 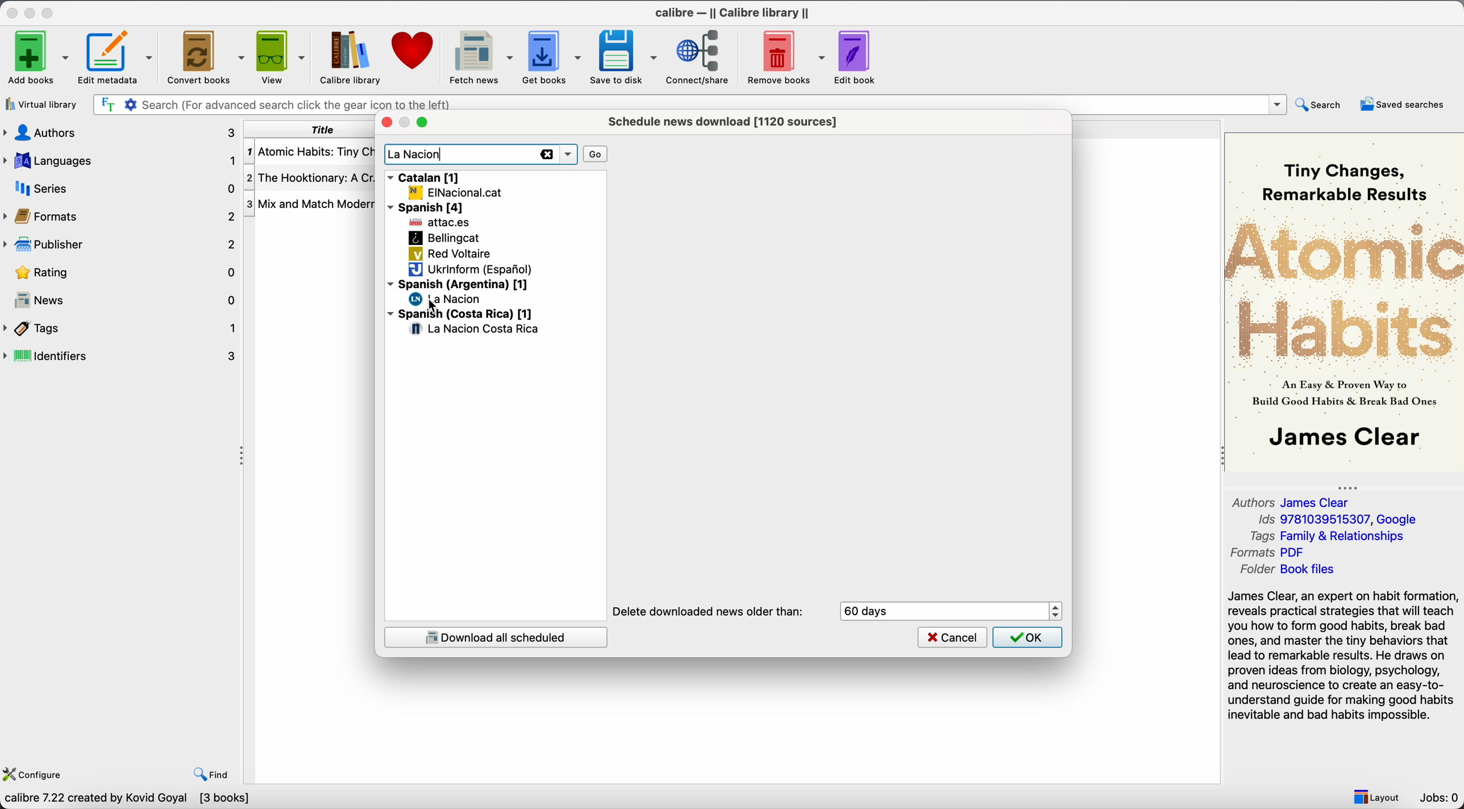 I want to click on connect/share, so click(x=701, y=56).